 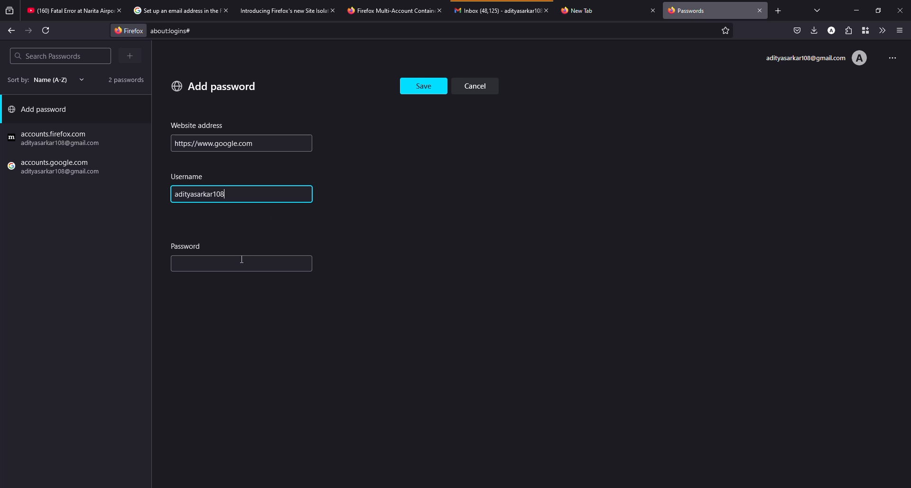 What do you see at coordinates (214, 86) in the screenshot?
I see `add` at bounding box center [214, 86].